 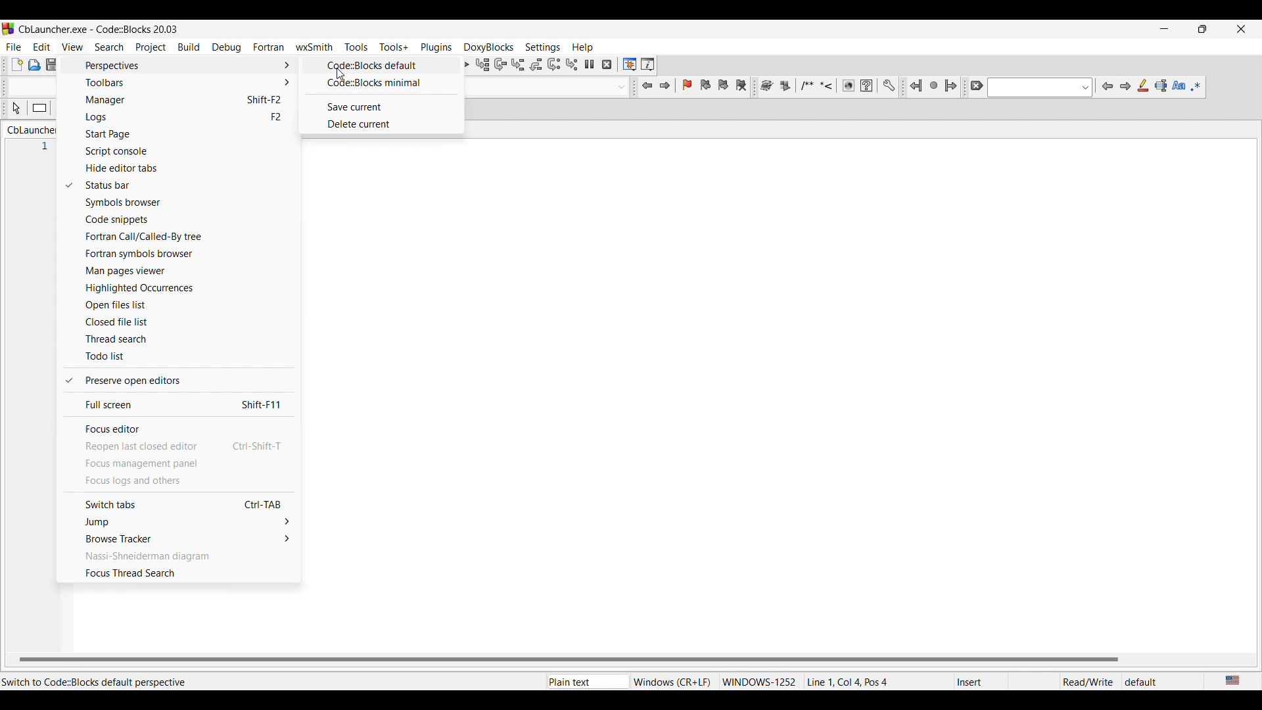 I want to click on Tools menu, so click(x=356, y=47).